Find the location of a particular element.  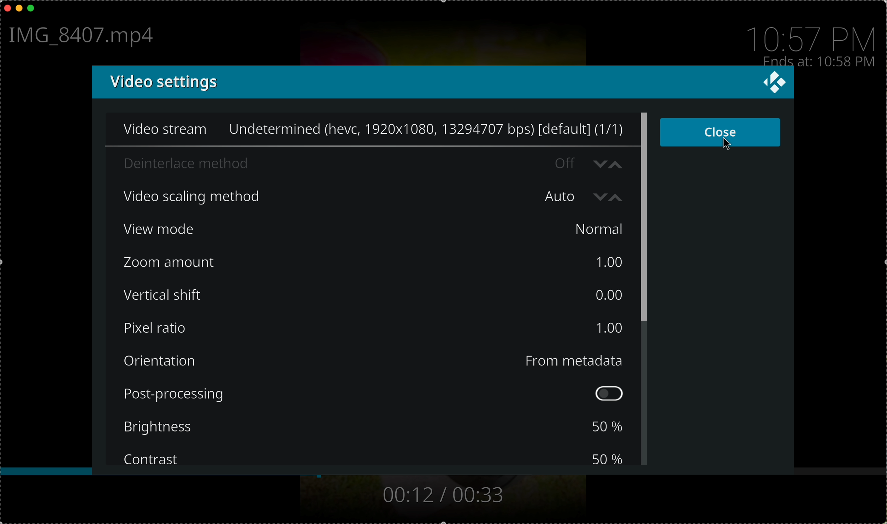

IMG_8407.mp4 is located at coordinates (85, 37).